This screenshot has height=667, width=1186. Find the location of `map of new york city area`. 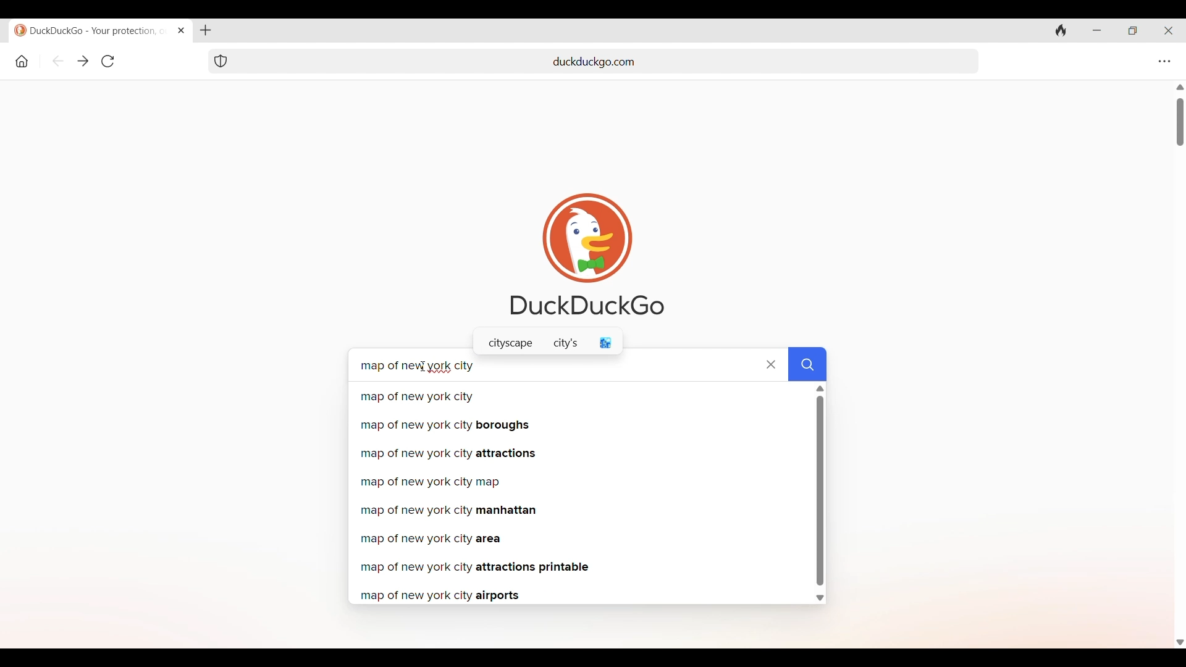

map of new york city area is located at coordinates (581, 539).